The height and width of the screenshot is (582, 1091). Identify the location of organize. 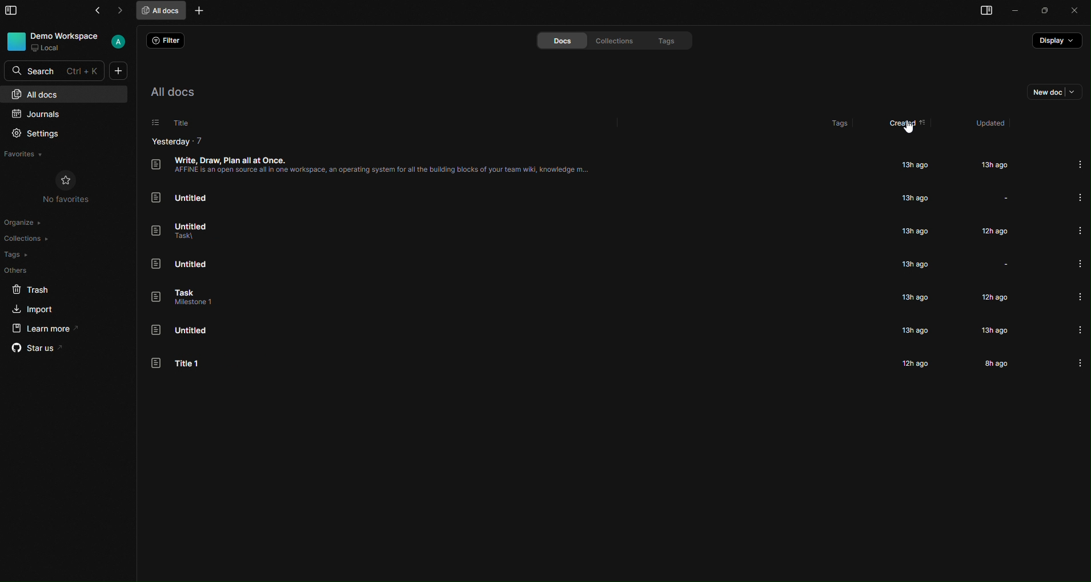
(24, 224).